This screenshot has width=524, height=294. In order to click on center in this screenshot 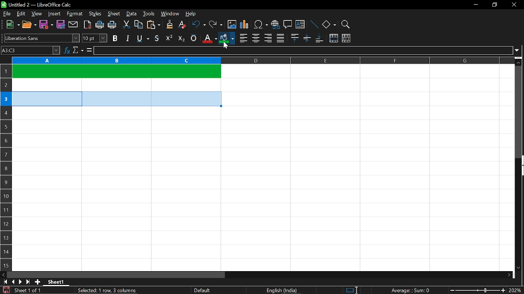, I will do `click(256, 38)`.